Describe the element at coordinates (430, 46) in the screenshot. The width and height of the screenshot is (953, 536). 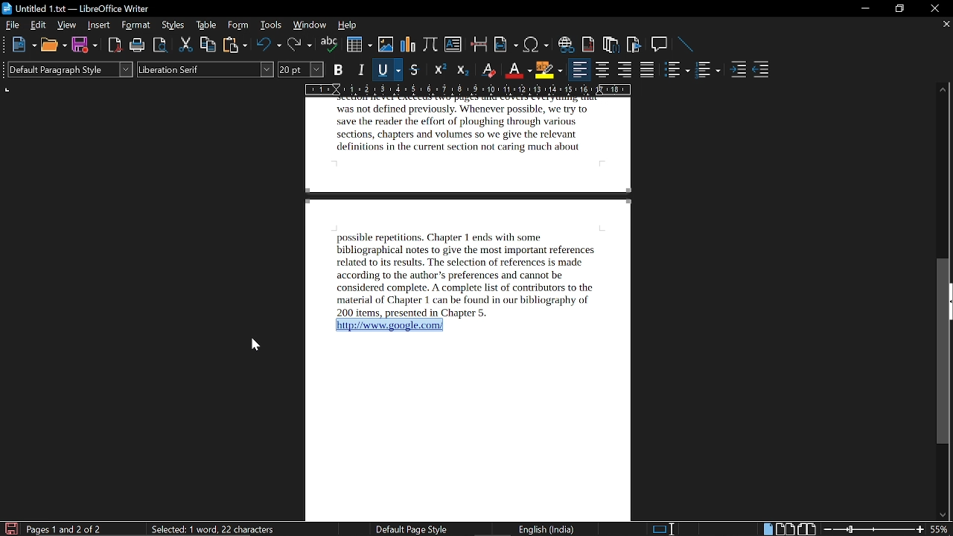
I see `insert formula` at that location.